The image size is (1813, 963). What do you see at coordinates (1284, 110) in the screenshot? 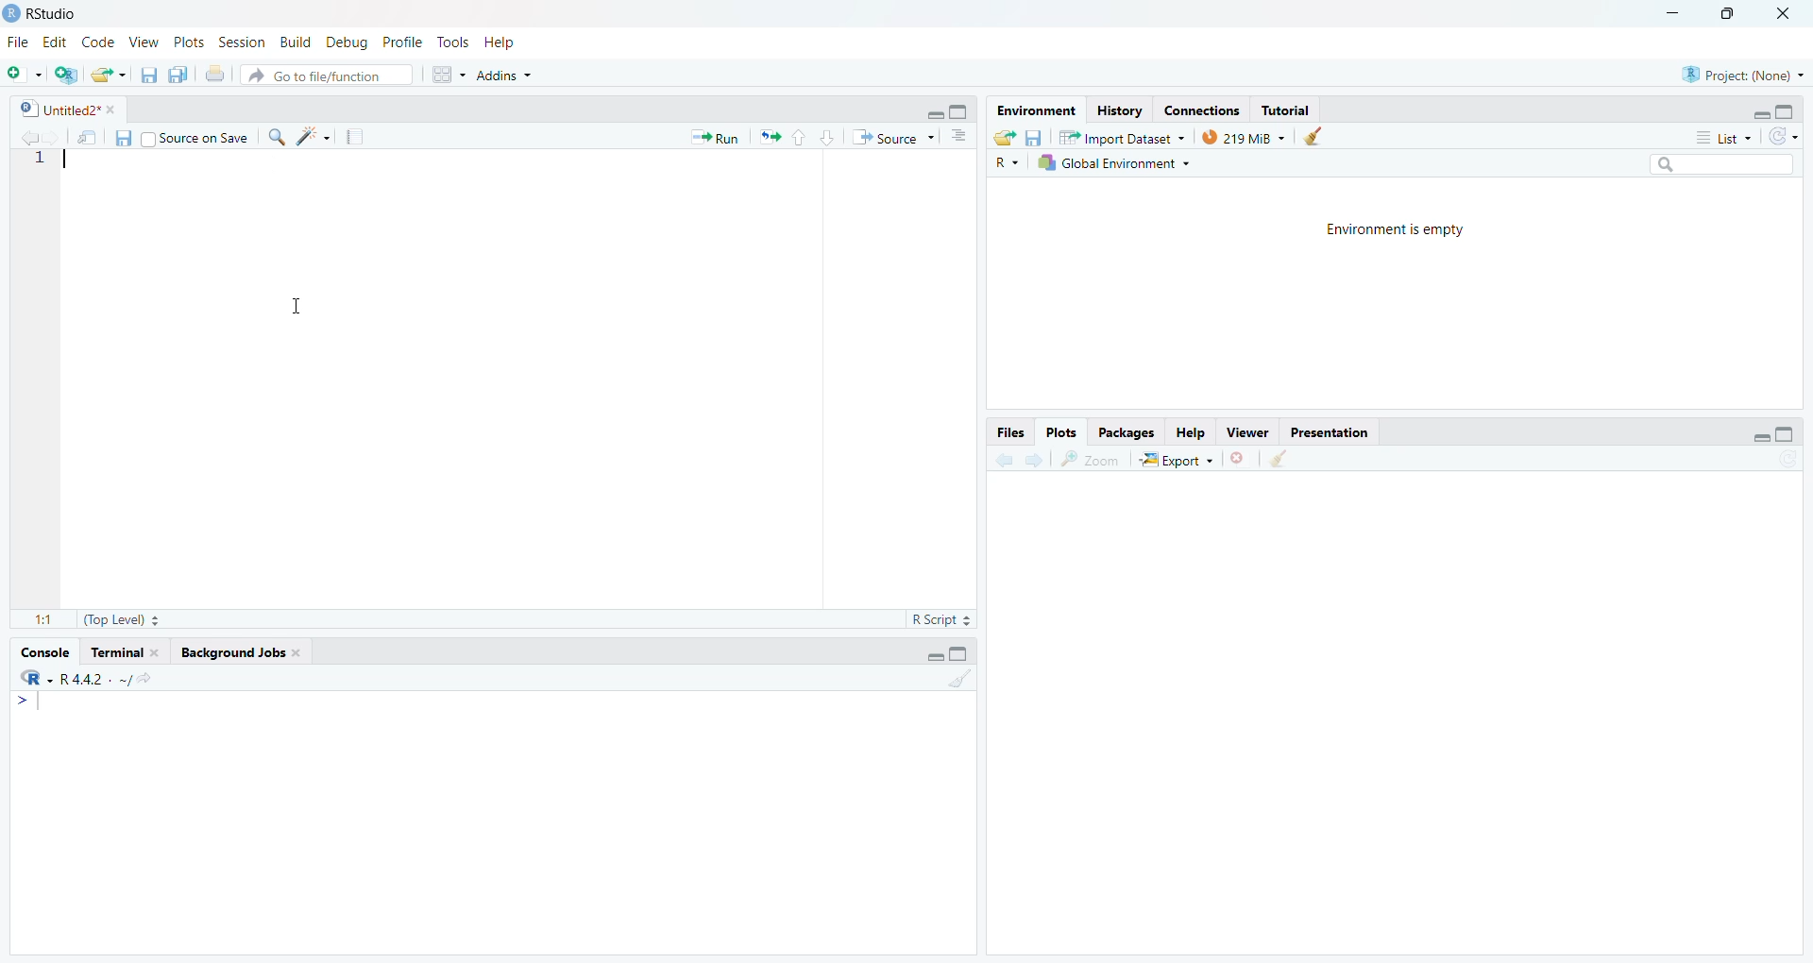
I see `Tutorial` at bounding box center [1284, 110].